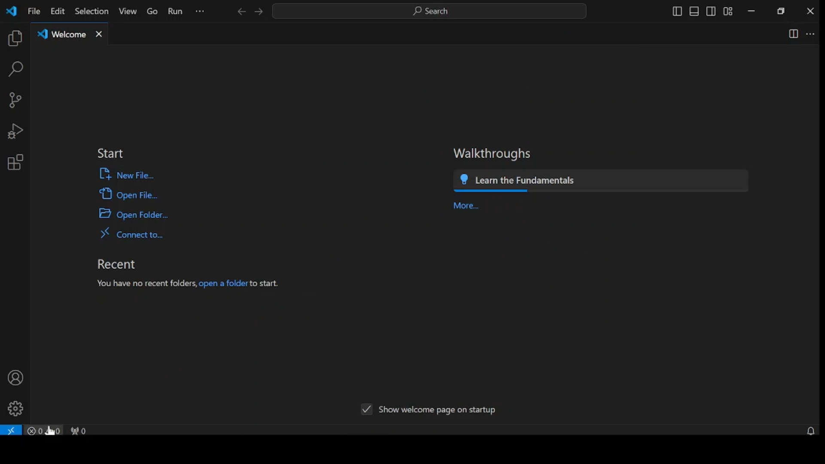 This screenshot has width=825, height=464. What do you see at coordinates (71, 32) in the screenshot?
I see `welcome` at bounding box center [71, 32].